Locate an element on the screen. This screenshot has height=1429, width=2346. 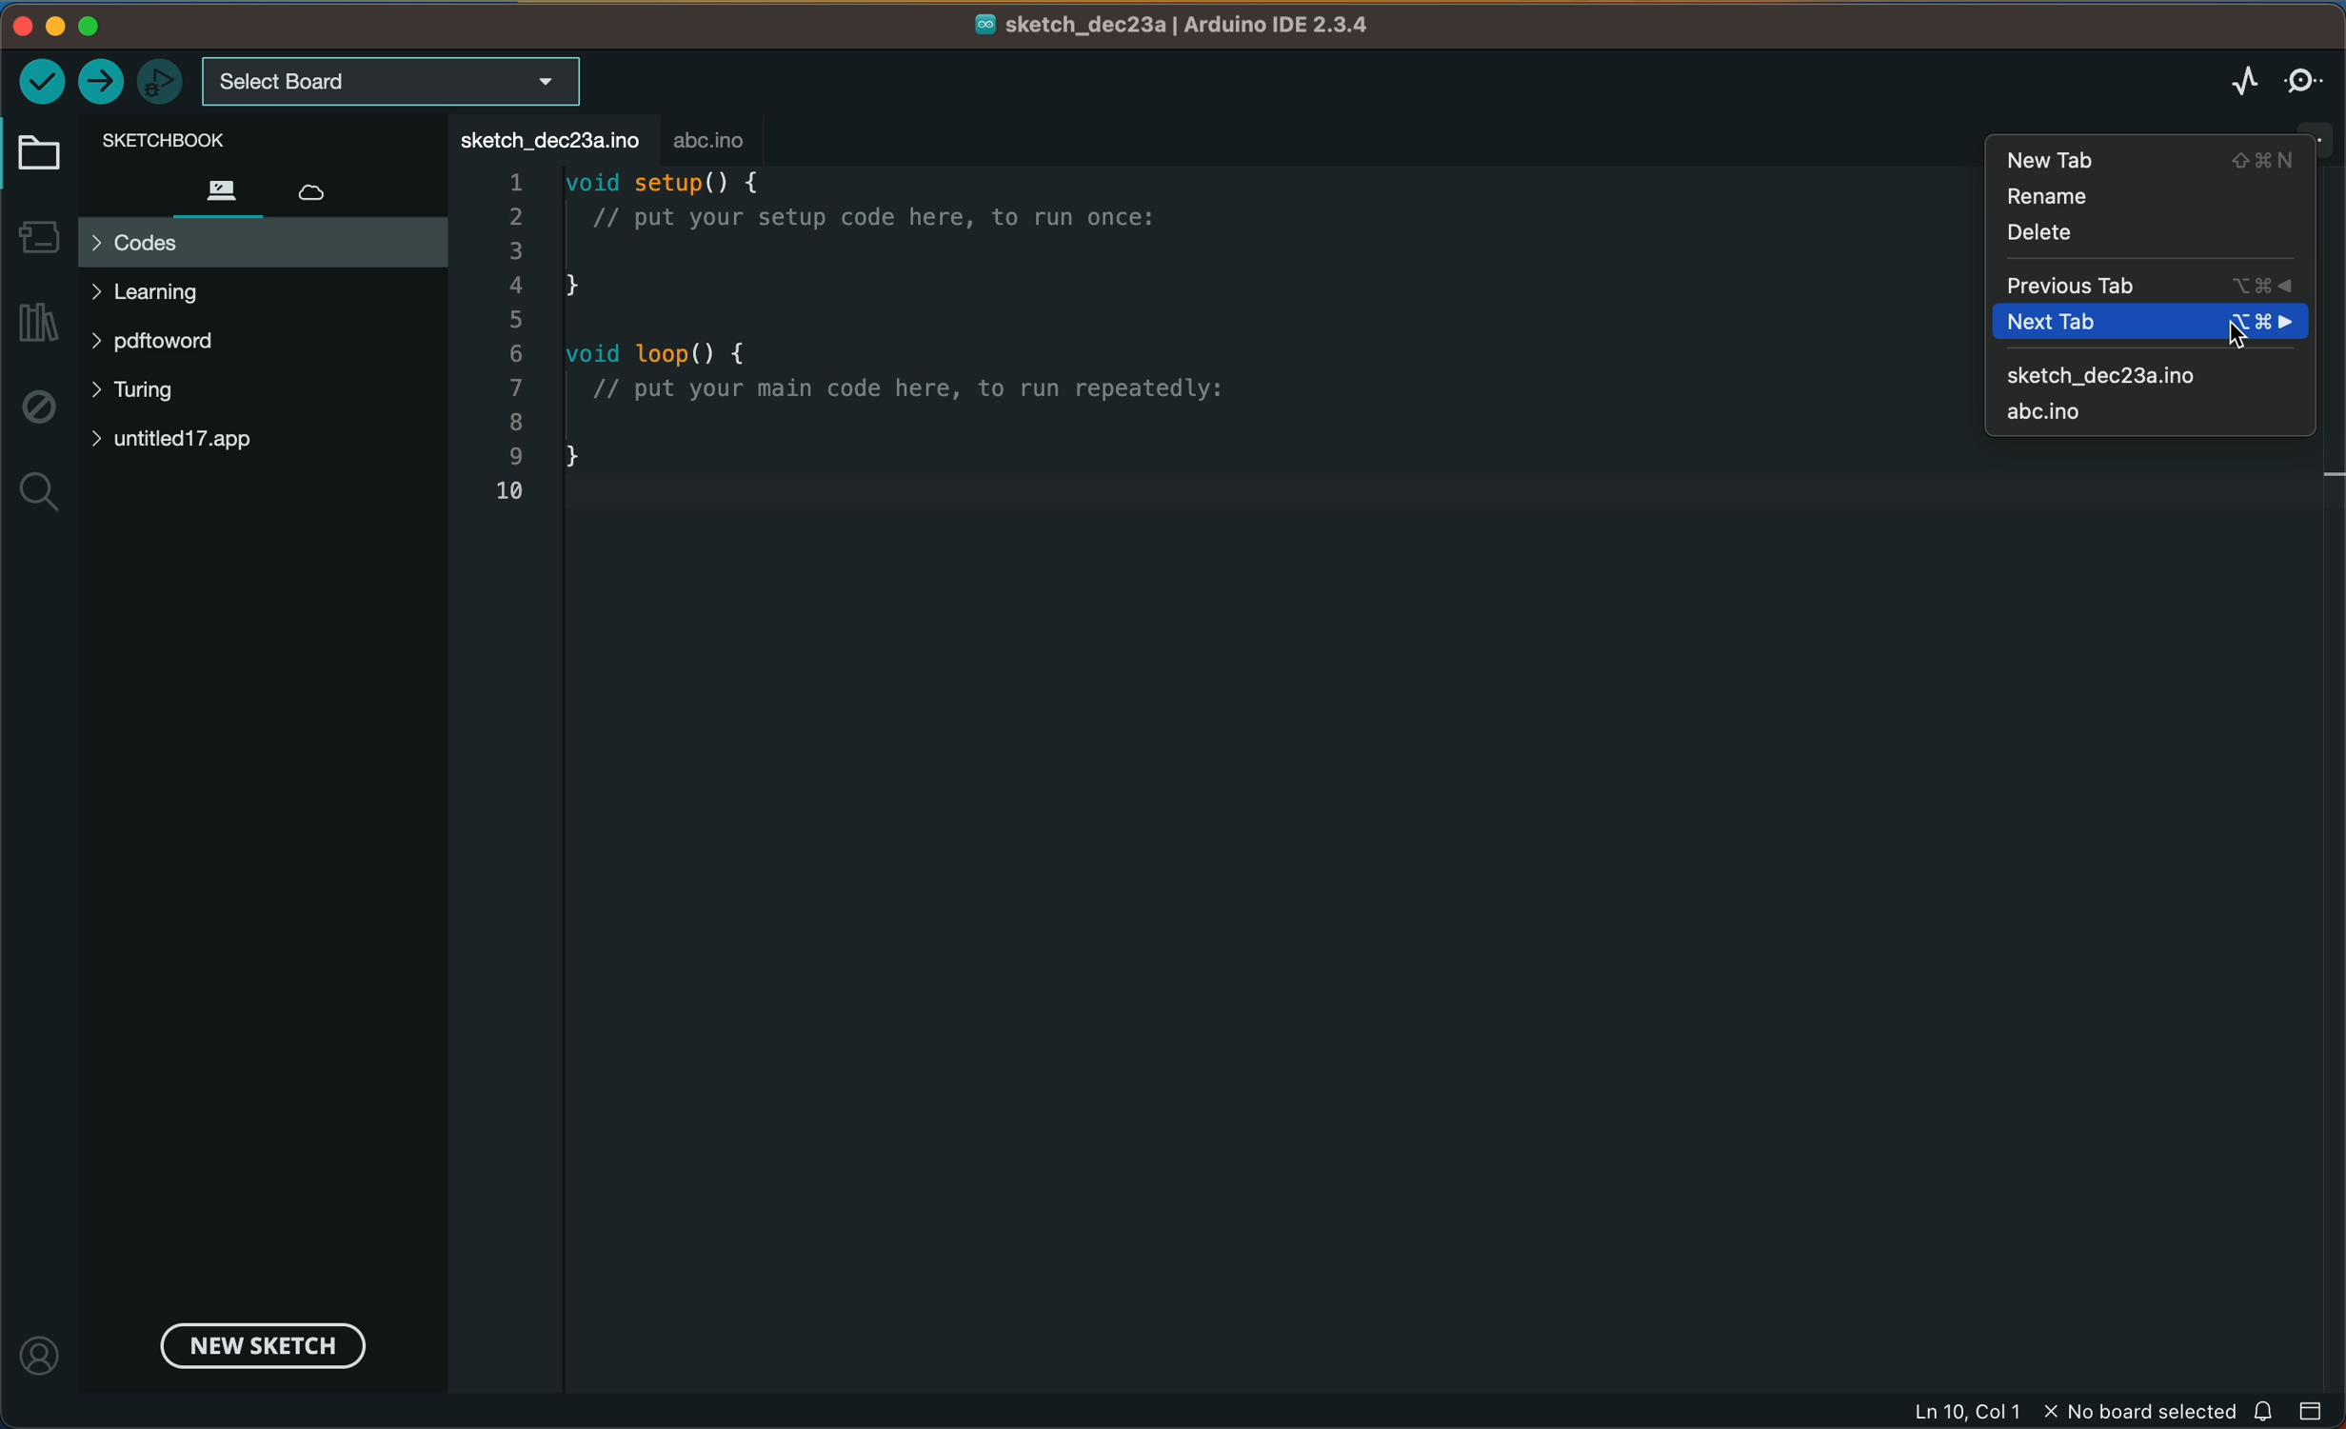
upload is located at coordinates (100, 82).